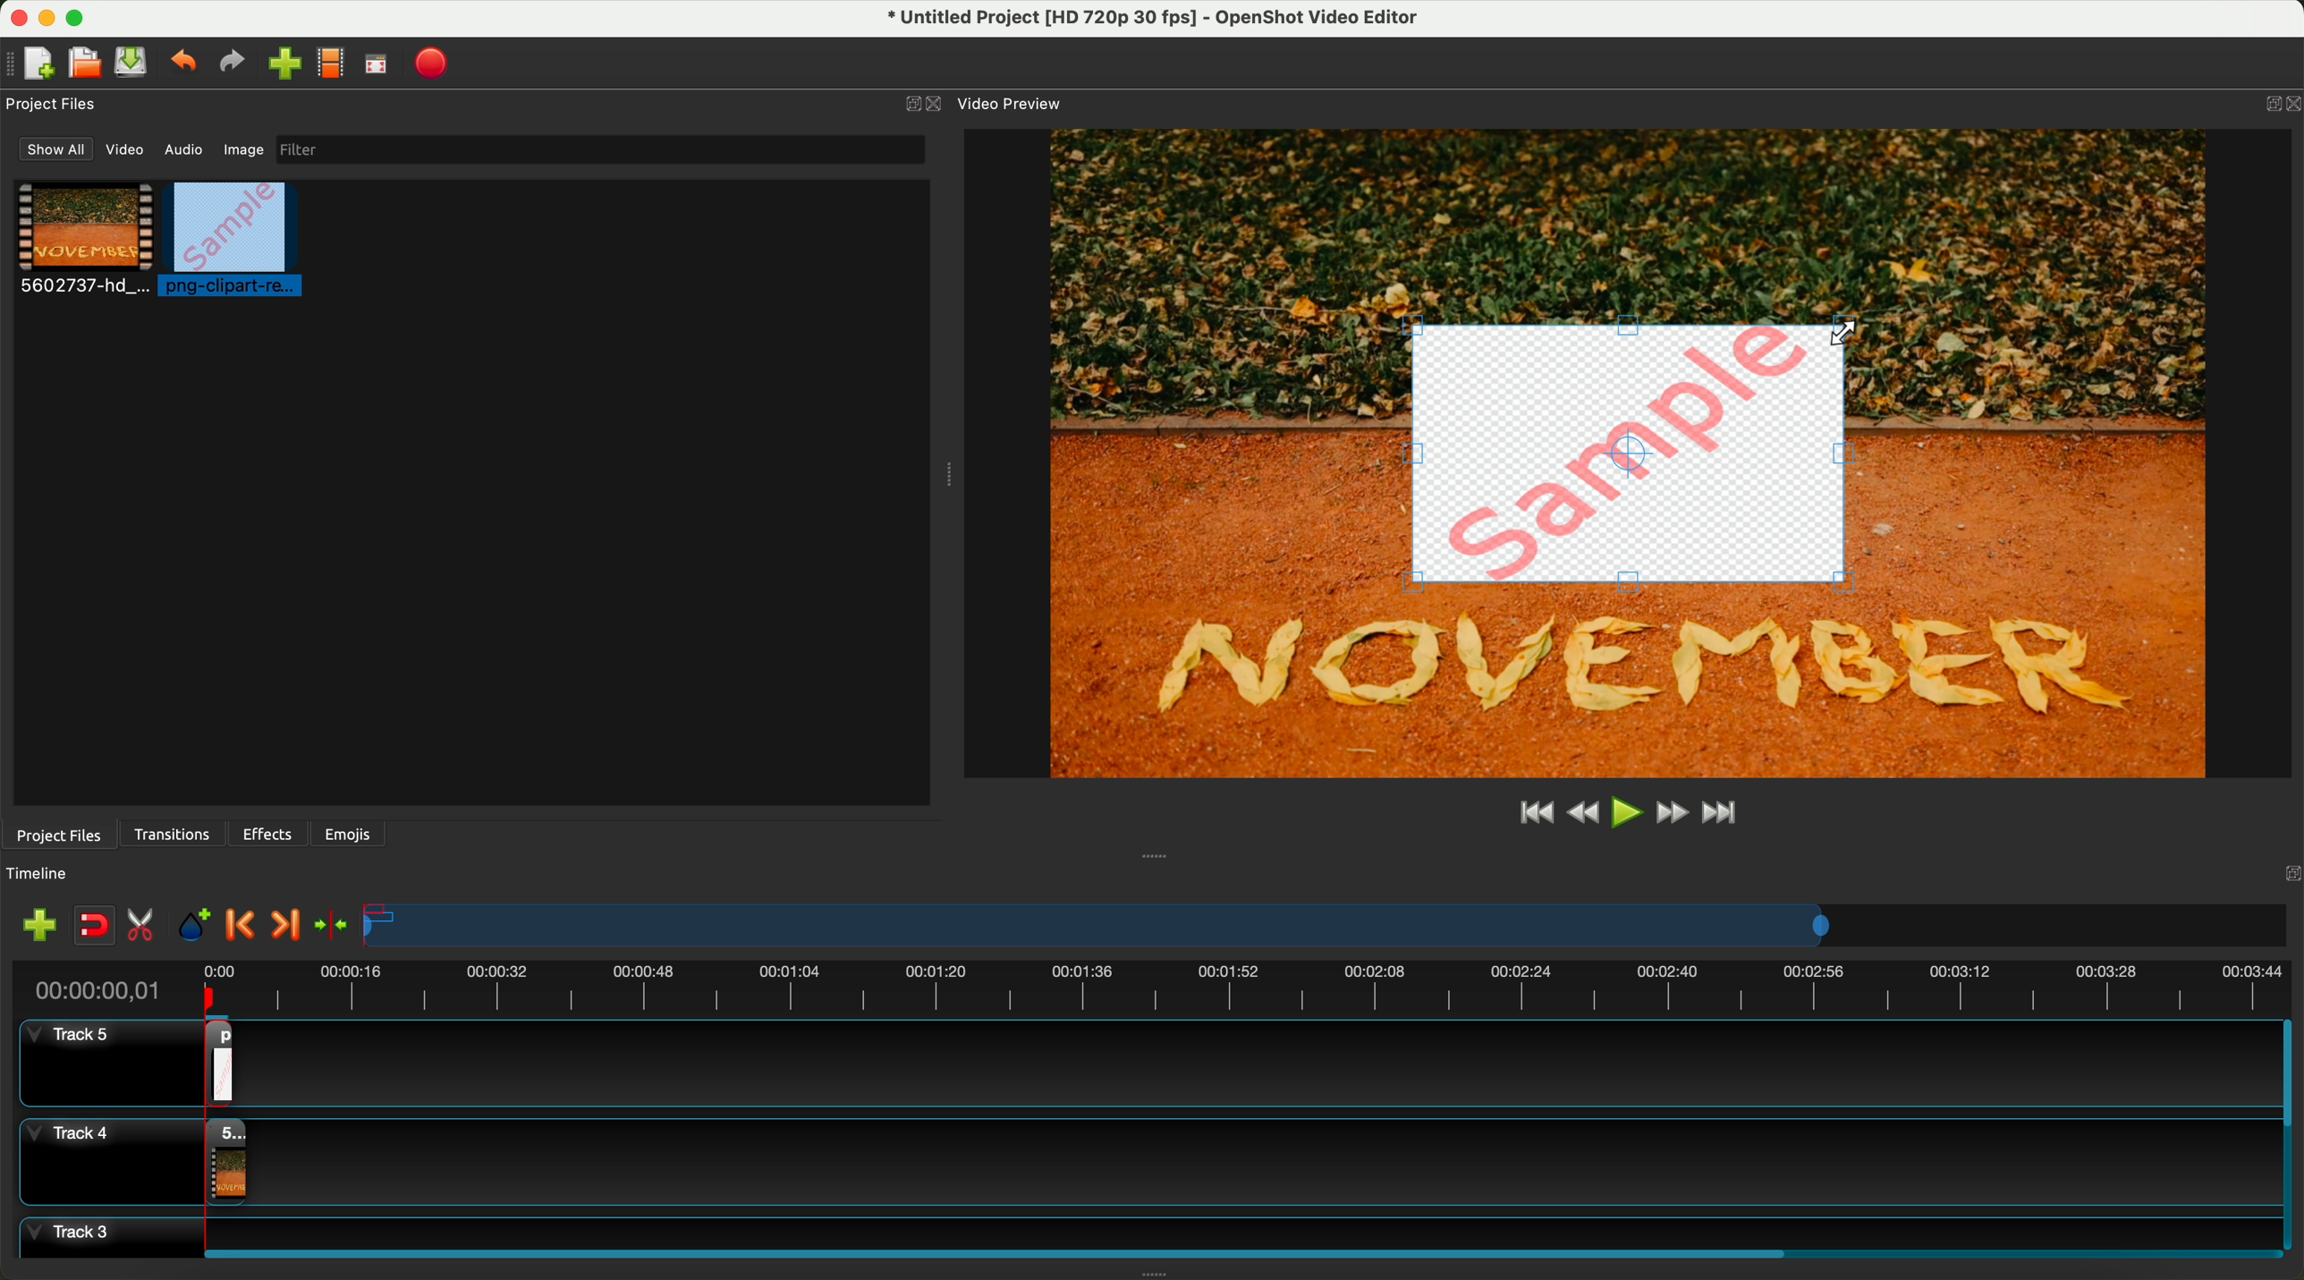 This screenshot has width=2304, height=1280. I want to click on Window Expanding, so click(944, 477).